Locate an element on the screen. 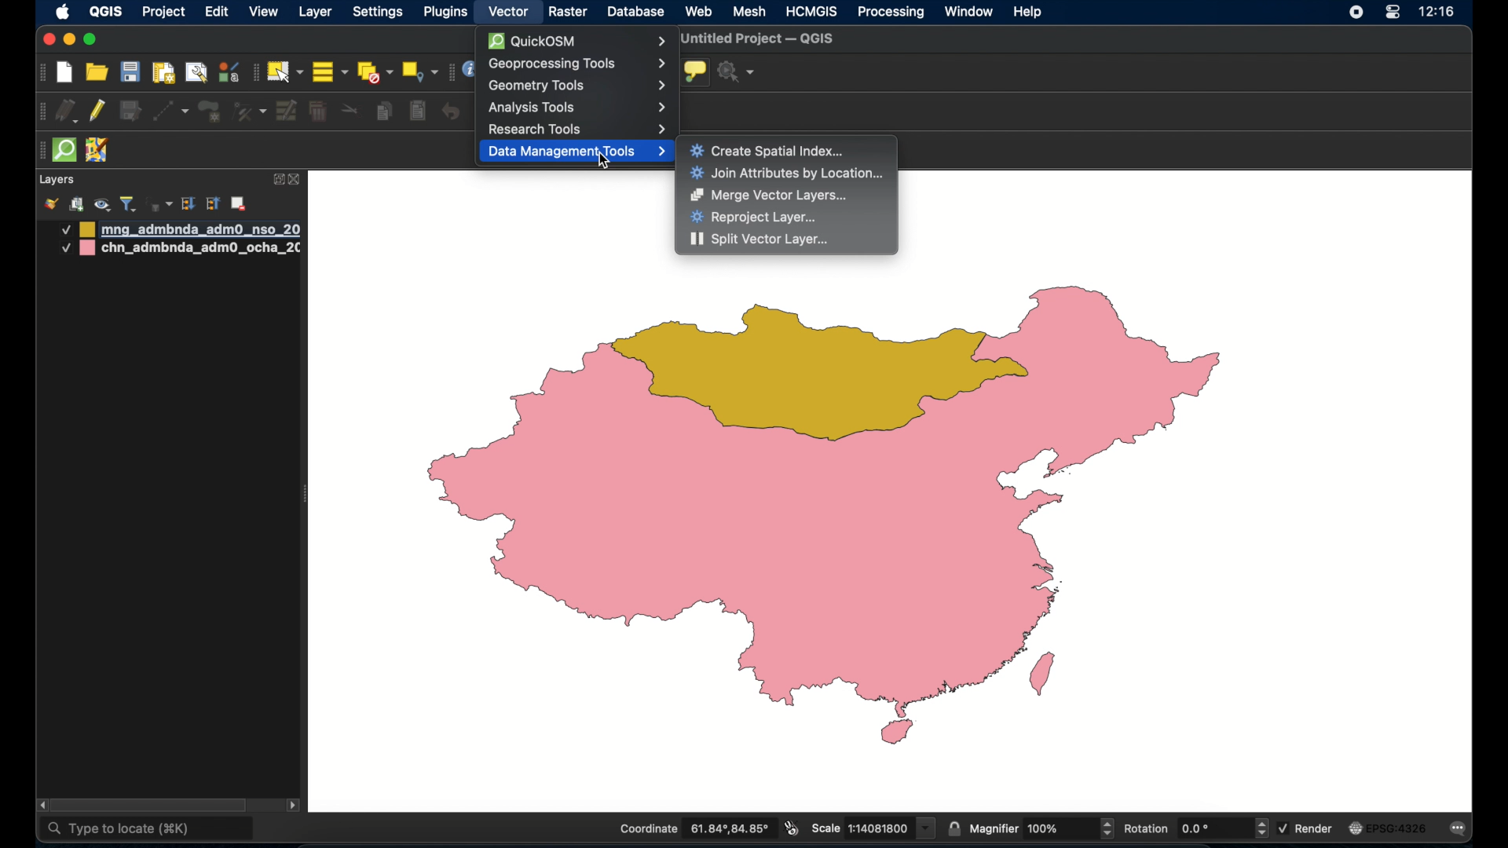 This screenshot has height=848, width=1508. deselect all features is located at coordinates (375, 73).